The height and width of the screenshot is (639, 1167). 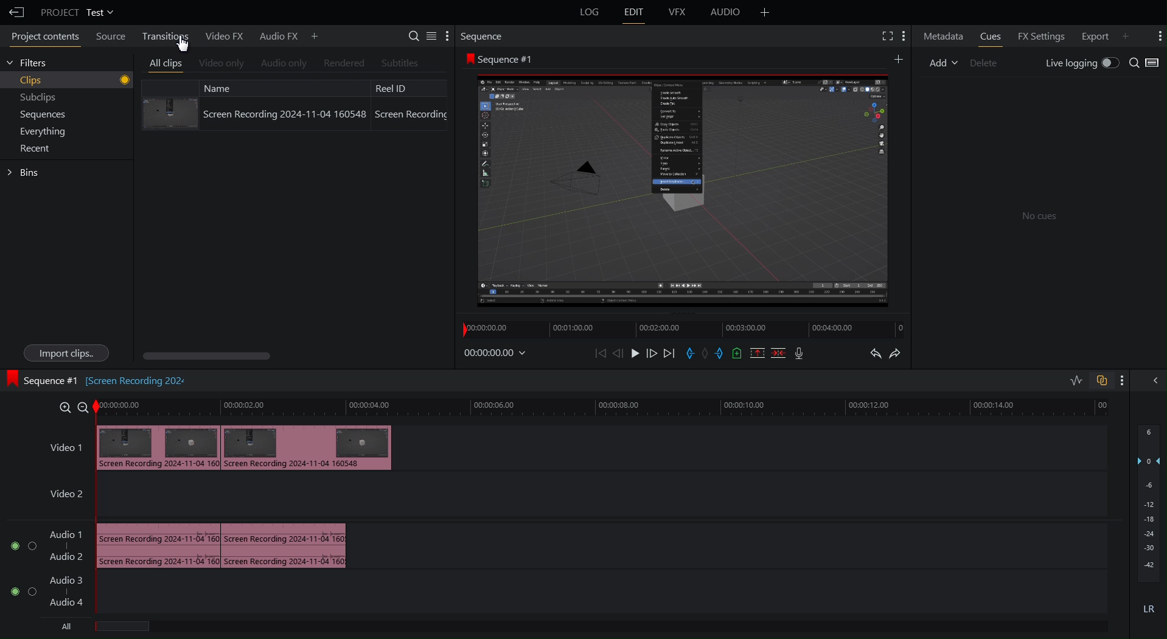 I want to click on Fullscreen, so click(x=885, y=35).